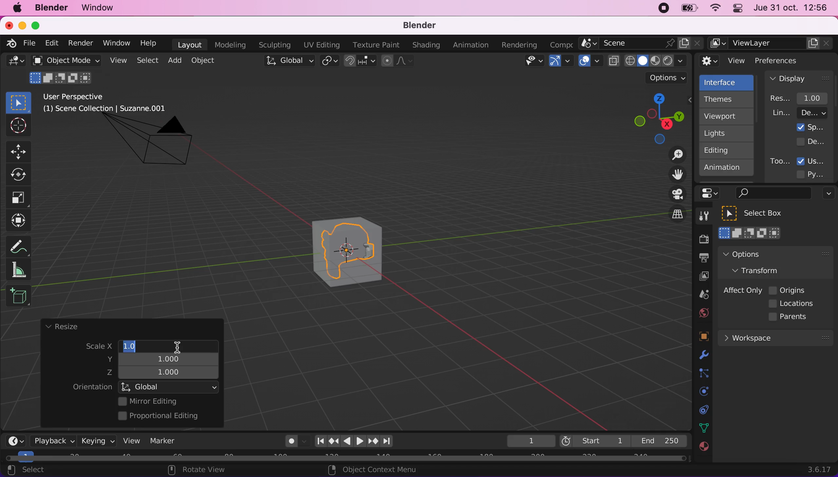  I want to click on data, so click(702, 427).